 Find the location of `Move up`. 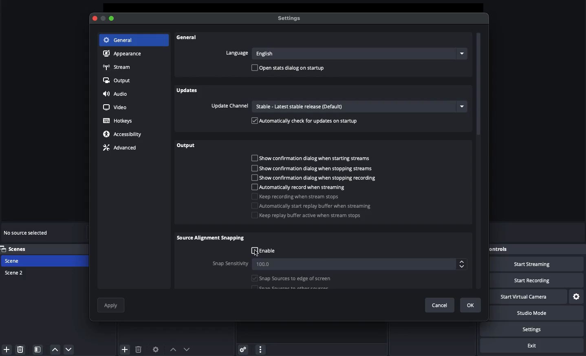

Move up is located at coordinates (55, 350).